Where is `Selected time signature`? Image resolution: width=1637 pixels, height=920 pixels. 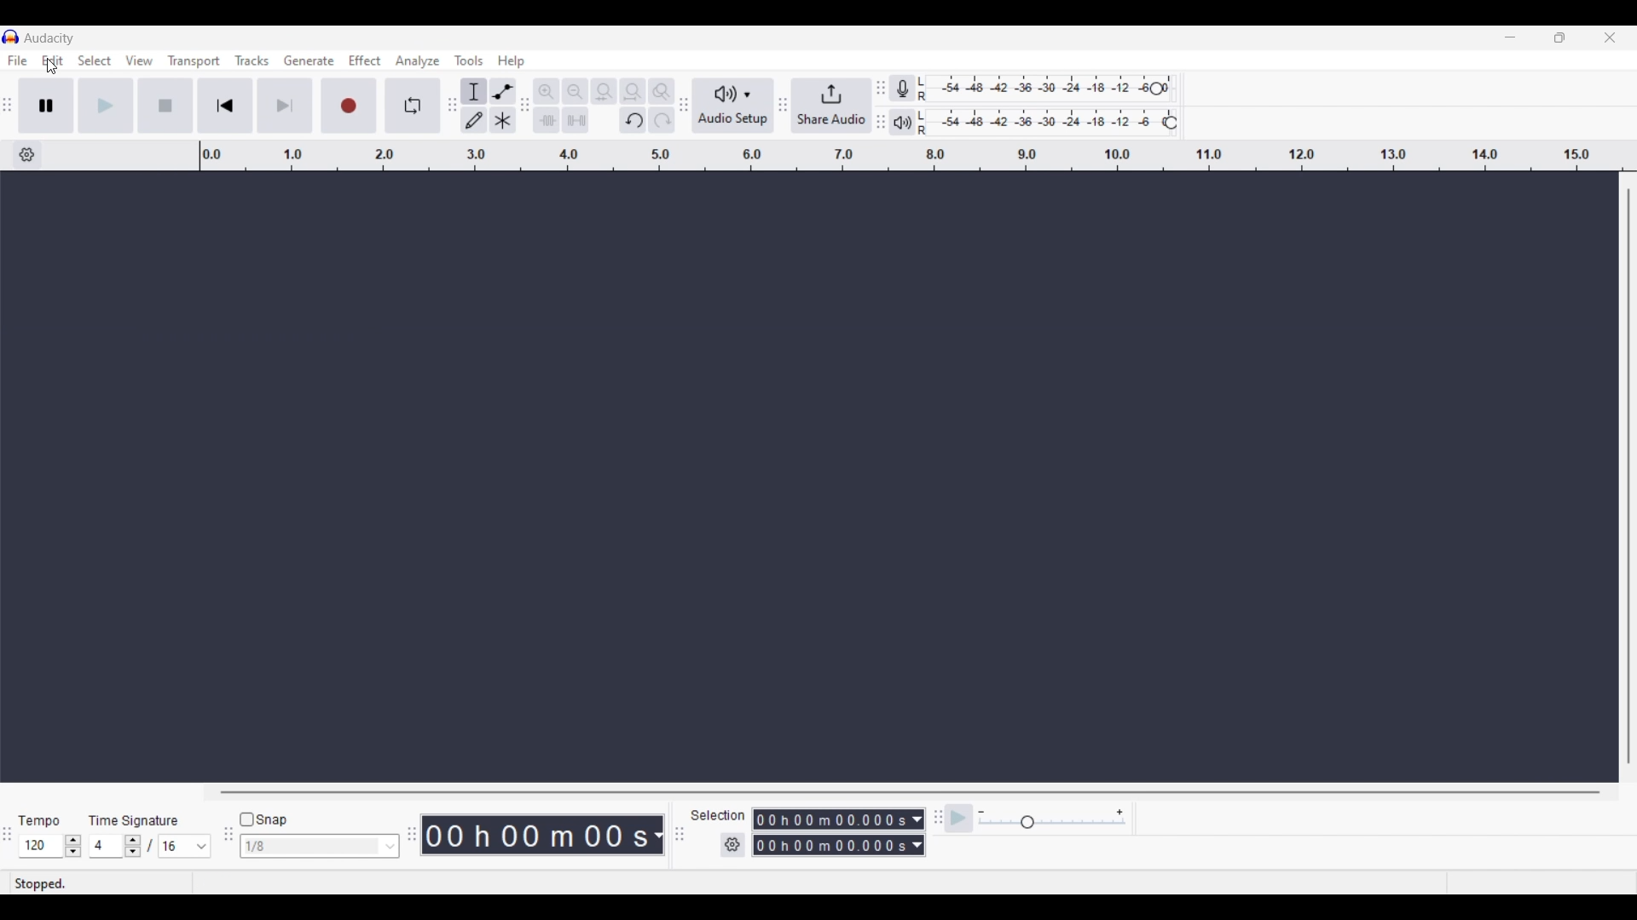
Selected time signature is located at coordinates (176, 847).